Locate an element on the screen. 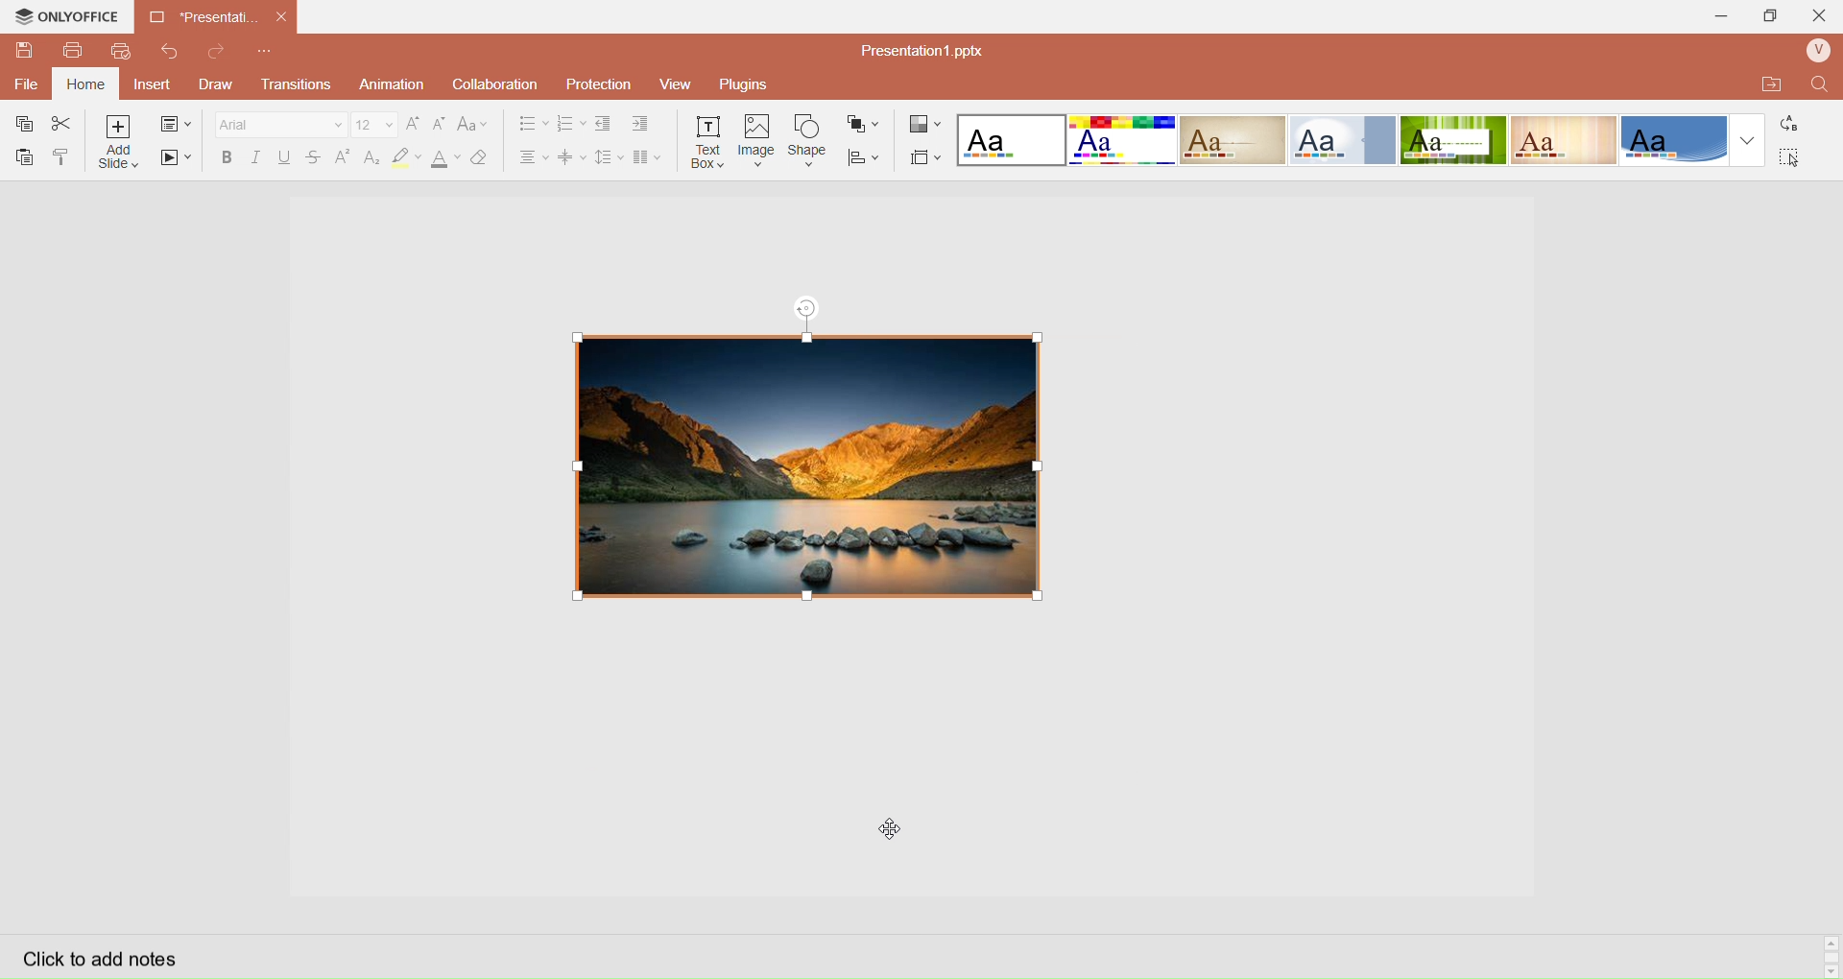 This screenshot has width=1843, height=979. Copy is located at coordinates (25, 124).